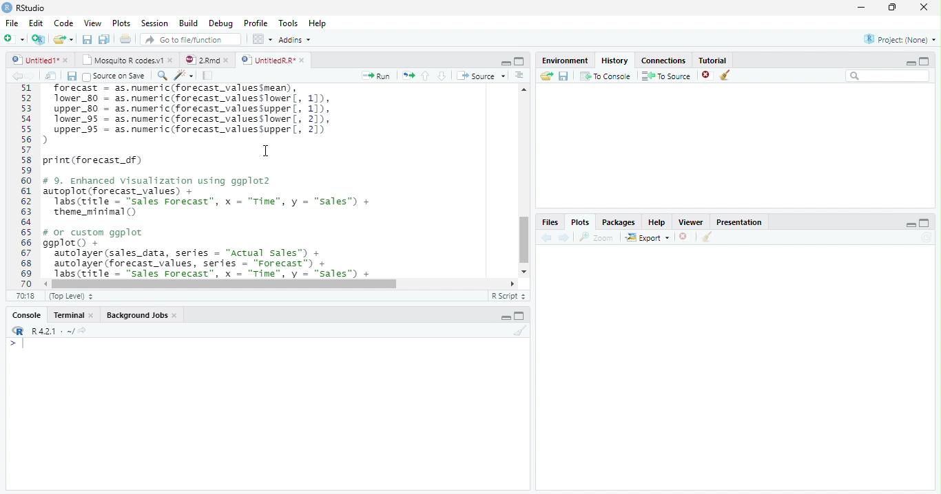 This screenshot has width=941, height=494. What do you see at coordinates (712, 61) in the screenshot?
I see `Tutorial` at bounding box center [712, 61].